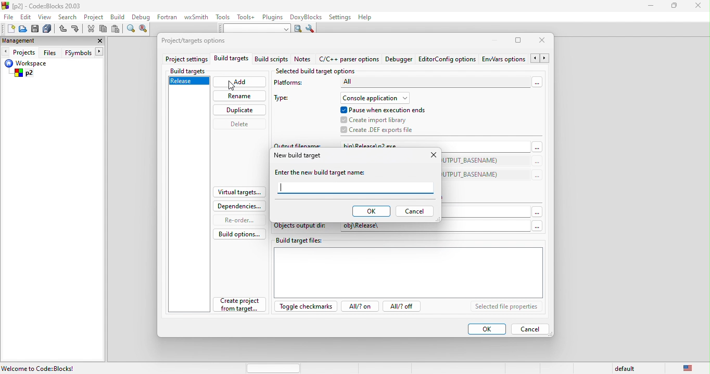  What do you see at coordinates (104, 30) in the screenshot?
I see `copy` at bounding box center [104, 30].